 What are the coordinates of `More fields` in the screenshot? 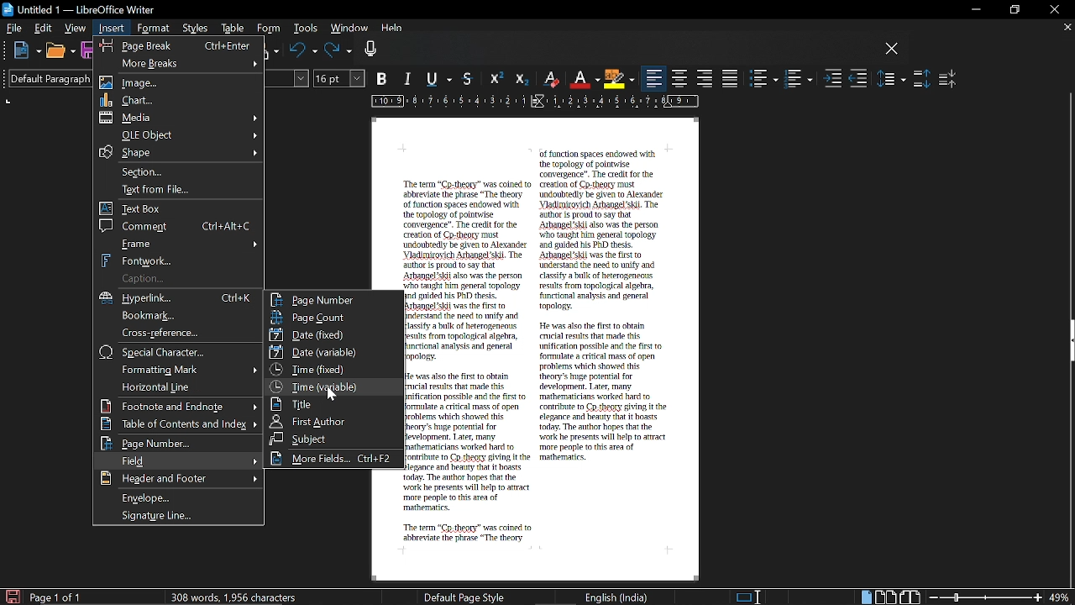 It's located at (334, 459).